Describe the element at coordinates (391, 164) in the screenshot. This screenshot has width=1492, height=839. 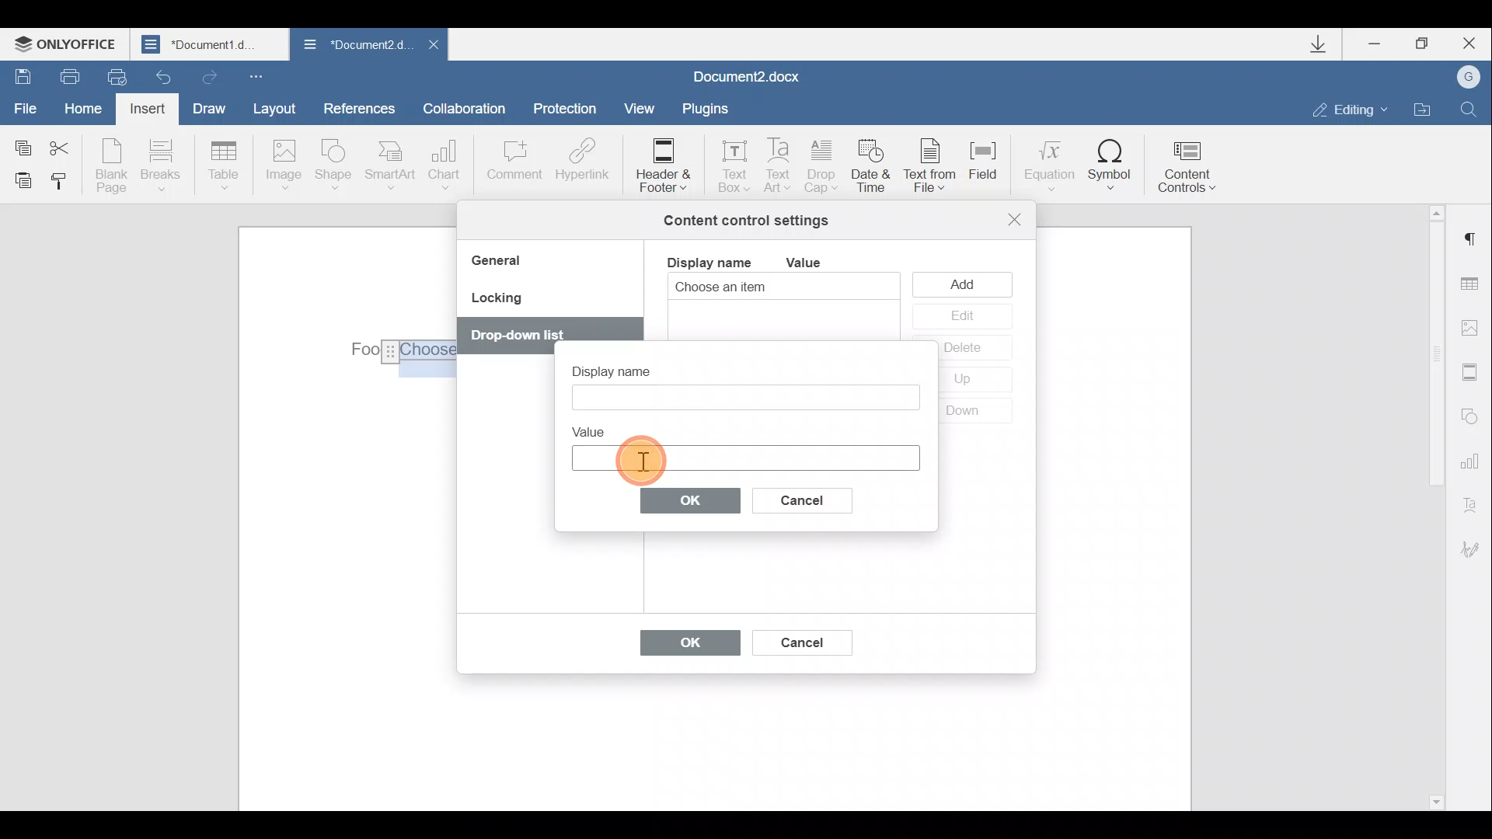
I see `SmartArt` at that location.